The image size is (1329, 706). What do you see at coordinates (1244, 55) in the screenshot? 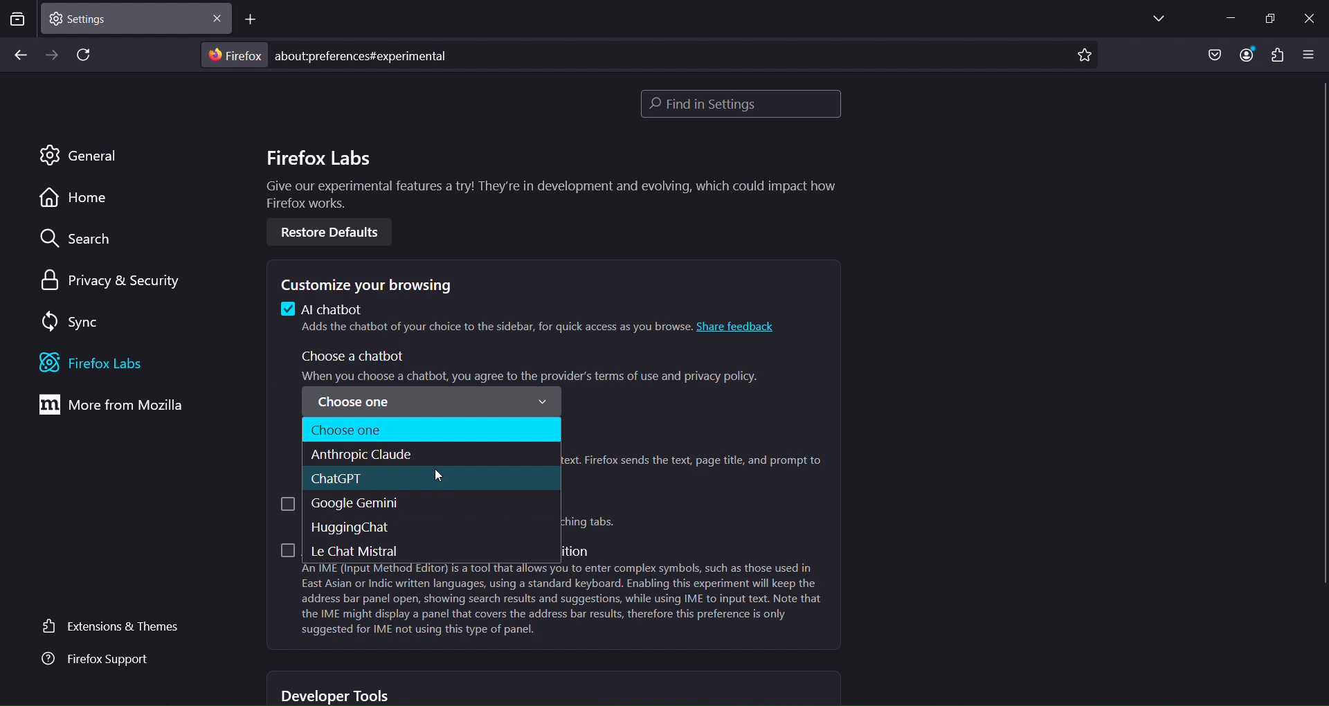
I see `account` at bounding box center [1244, 55].